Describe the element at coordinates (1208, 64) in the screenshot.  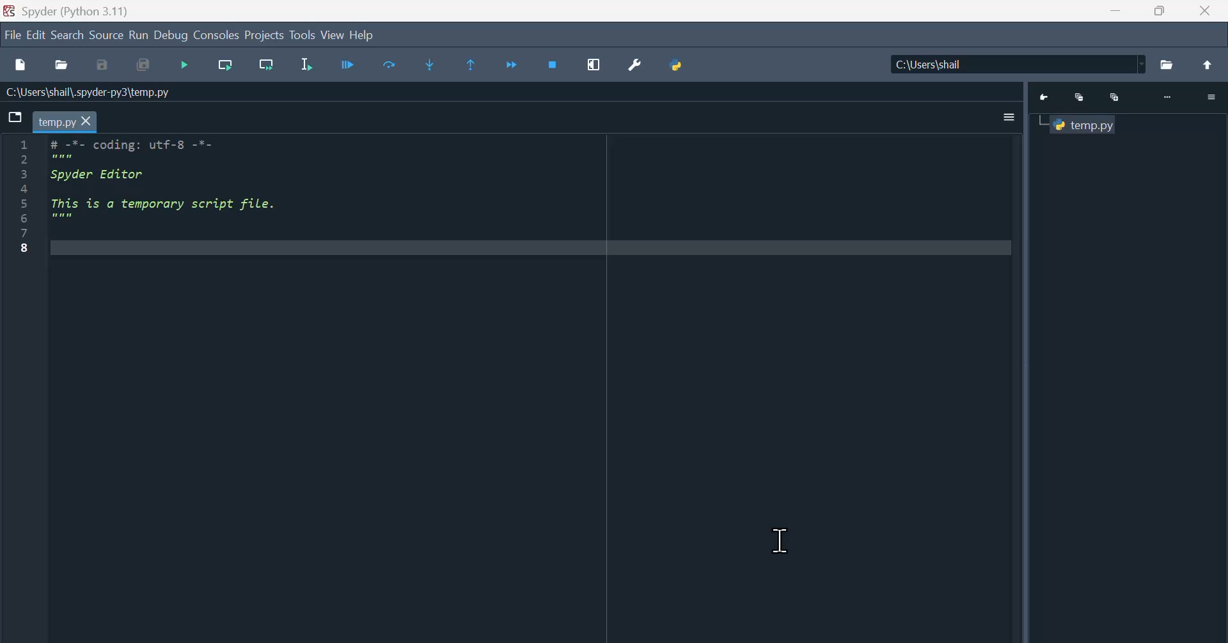
I see `Up to` at that location.